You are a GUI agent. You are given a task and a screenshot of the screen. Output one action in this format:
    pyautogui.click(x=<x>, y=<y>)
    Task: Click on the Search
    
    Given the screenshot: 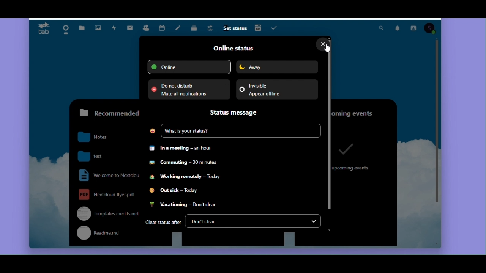 What is the action you would take?
    pyautogui.click(x=381, y=28)
    